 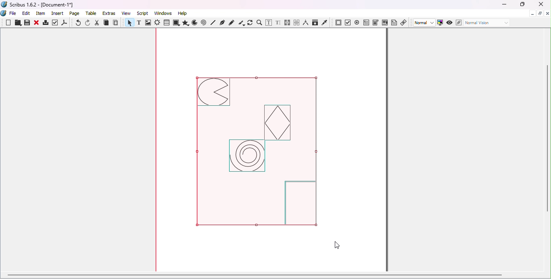 I want to click on Spiral, so click(x=205, y=23).